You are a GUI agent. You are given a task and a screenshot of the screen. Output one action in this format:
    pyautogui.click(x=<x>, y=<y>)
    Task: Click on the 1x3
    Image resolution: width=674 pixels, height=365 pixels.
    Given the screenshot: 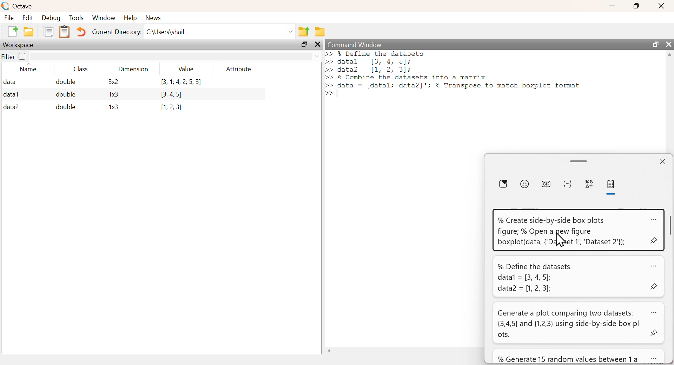 What is the action you would take?
    pyautogui.click(x=114, y=107)
    